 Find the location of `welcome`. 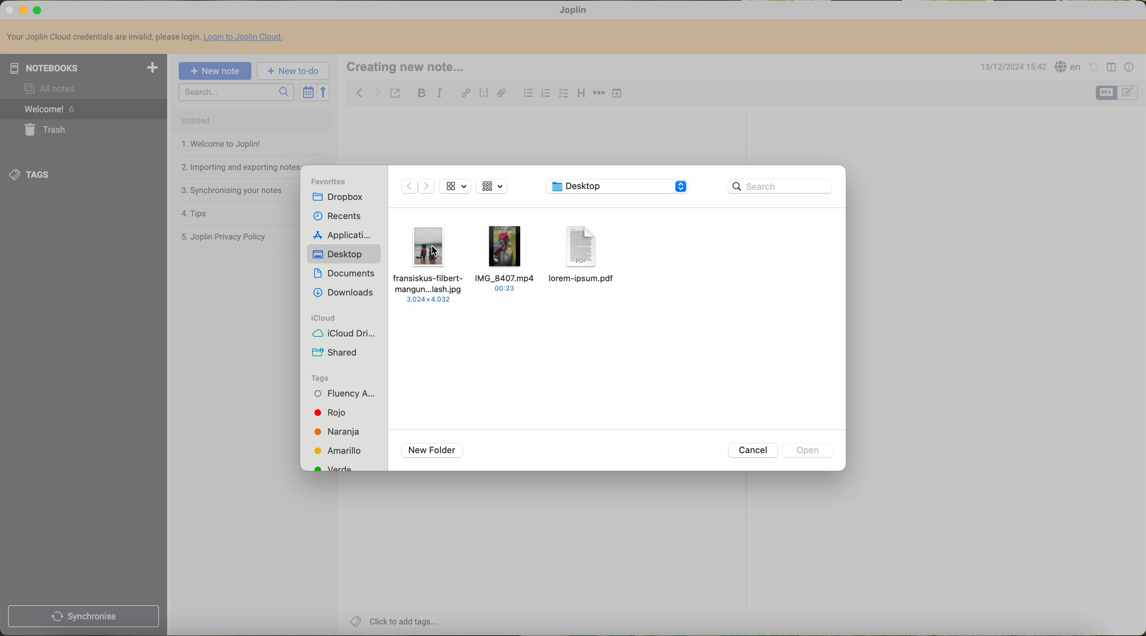

welcome is located at coordinates (84, 109).